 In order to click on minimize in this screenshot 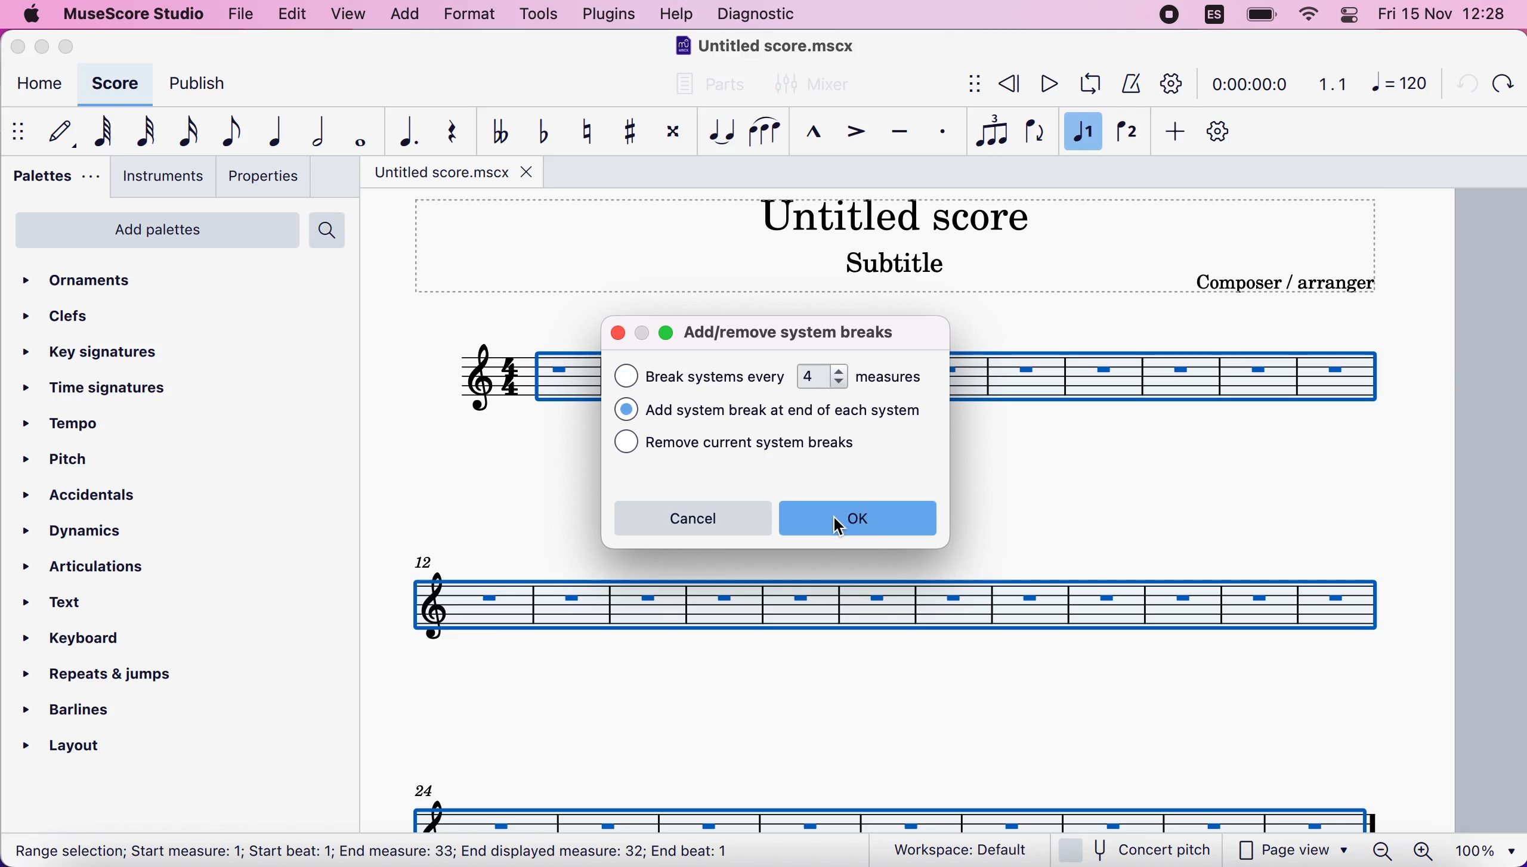, I will do `click(42, 47)`.